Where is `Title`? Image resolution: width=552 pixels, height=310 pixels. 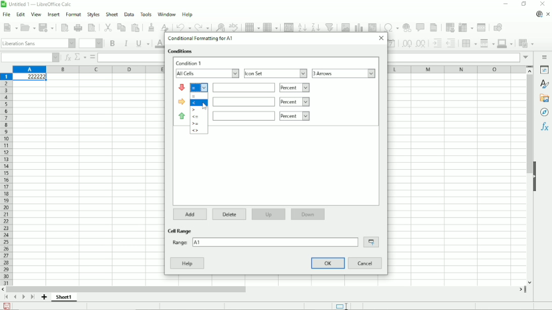
Title is located at coordinates (38, 5).